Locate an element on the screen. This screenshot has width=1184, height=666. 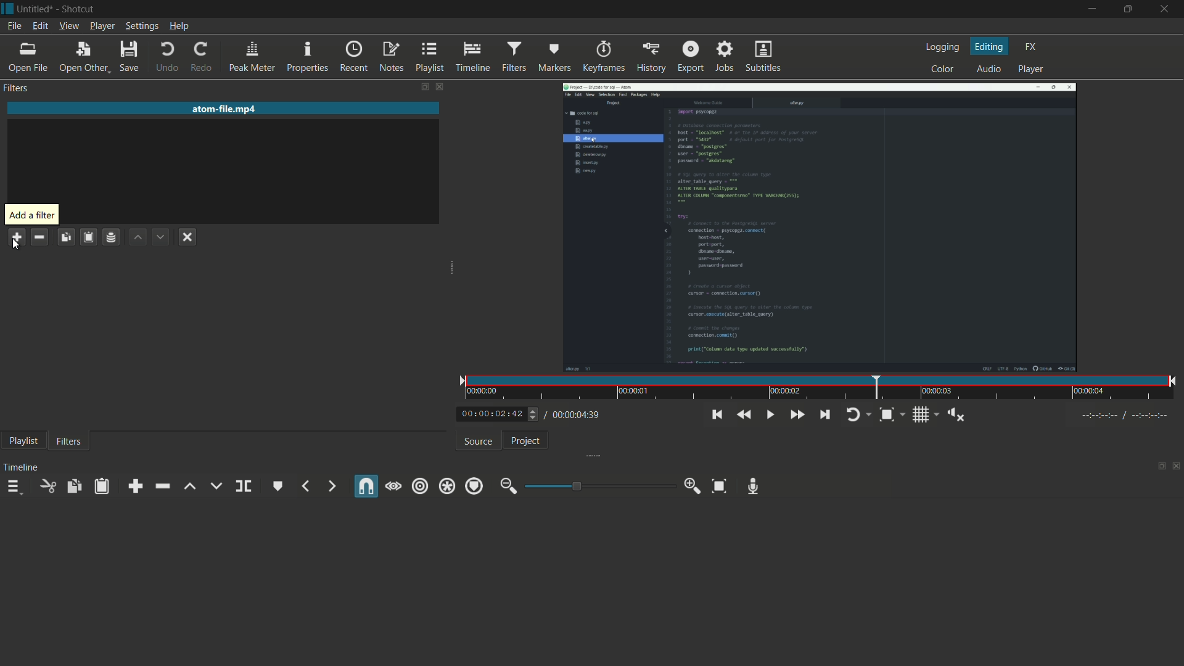
close timeline is located at coordinates (1177, 467).